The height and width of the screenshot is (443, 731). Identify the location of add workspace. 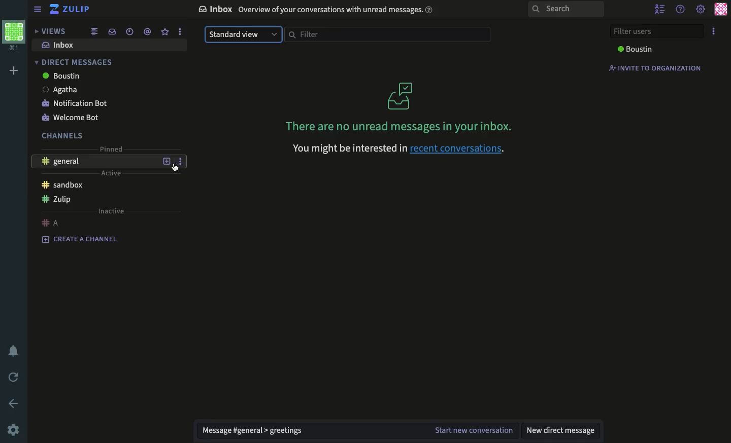
(13, 70).